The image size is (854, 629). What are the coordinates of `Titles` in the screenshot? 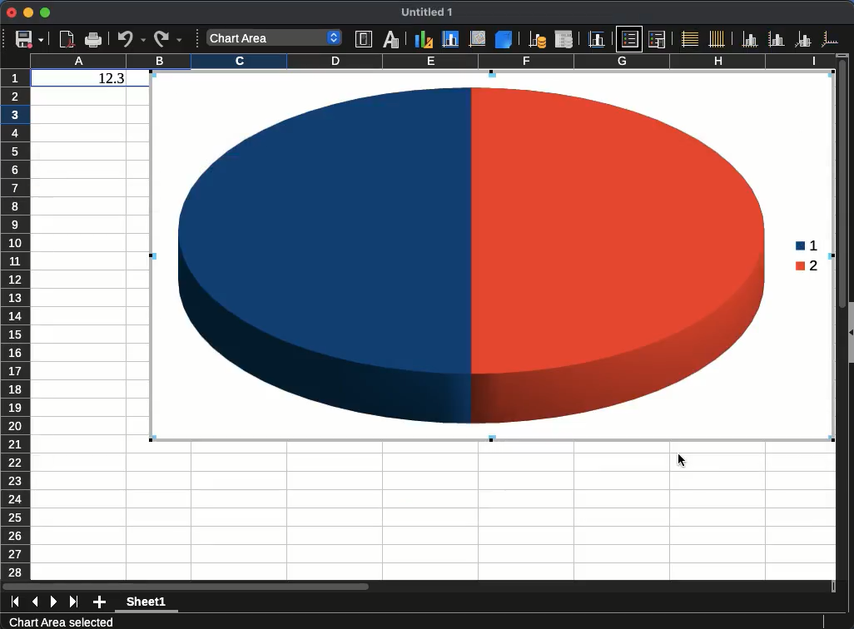 It's located at (596, 39).